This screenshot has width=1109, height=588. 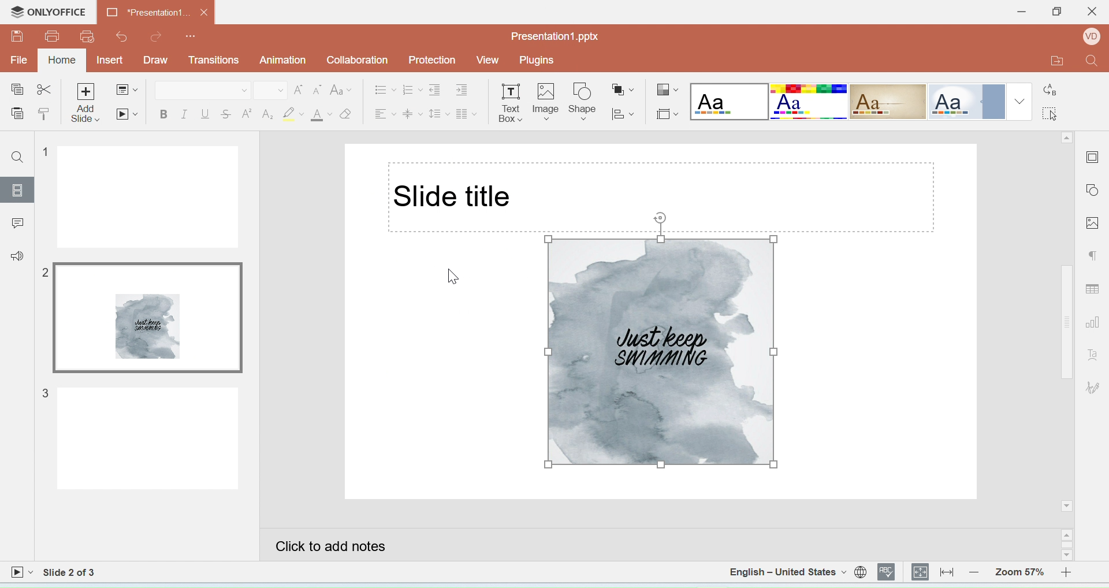 I want to click on Profile Name, so click(x=1089, y=38).